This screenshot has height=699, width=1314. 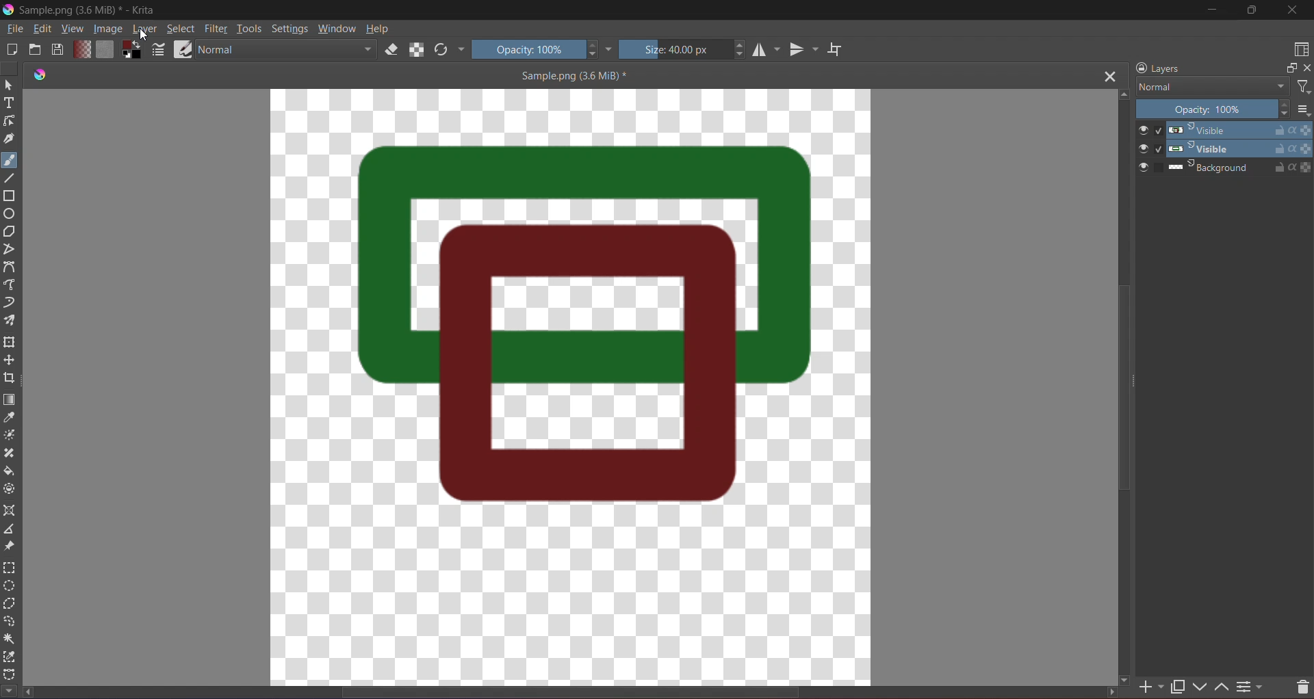 I want to click on Eraser, so click(x=393, y=51).